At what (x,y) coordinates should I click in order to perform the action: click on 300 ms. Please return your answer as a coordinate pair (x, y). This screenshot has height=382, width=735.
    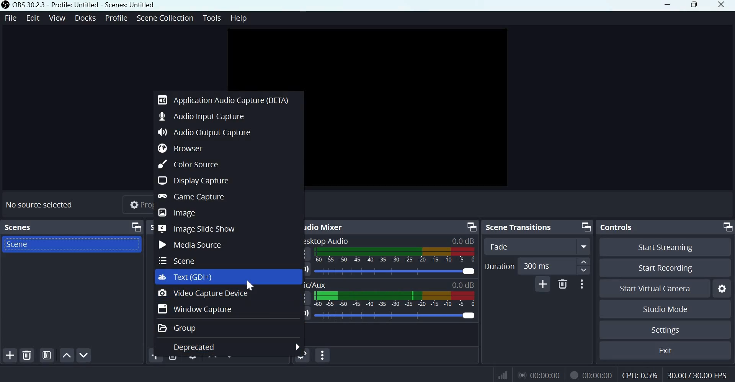
    Looking at the image, I should click on (544, 266).